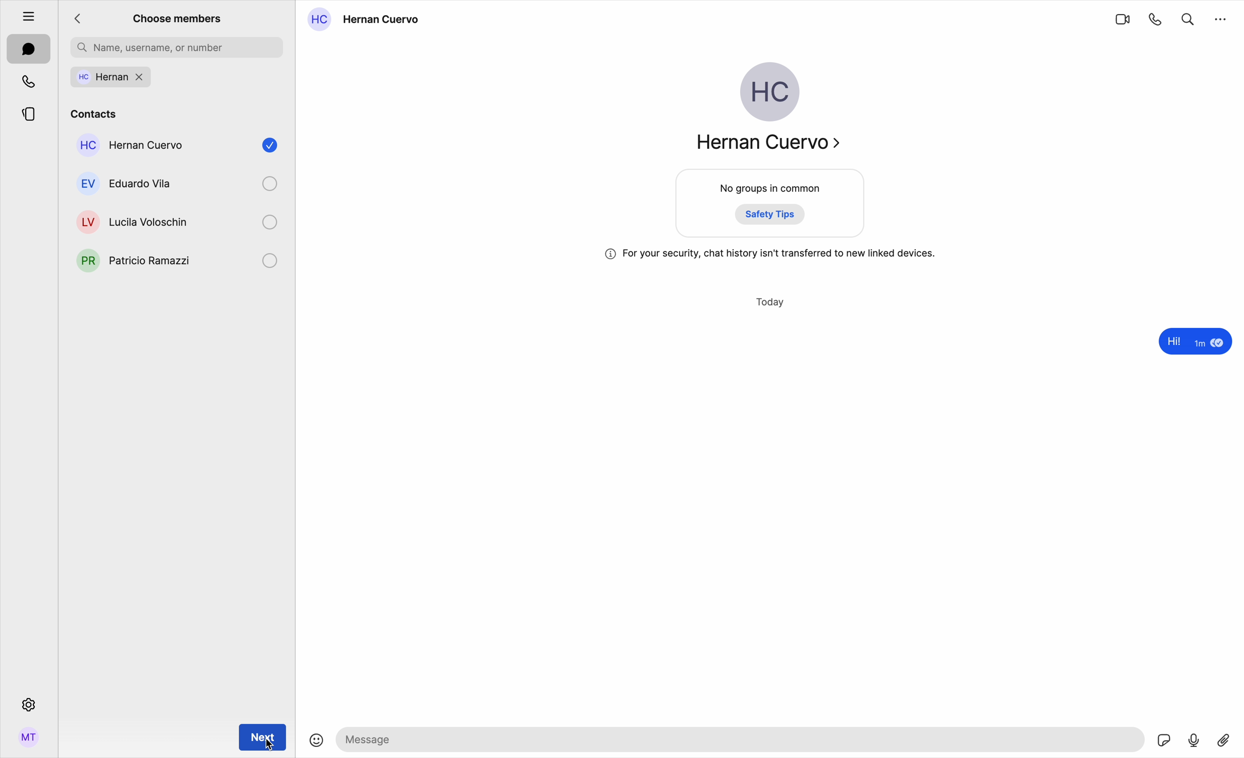  What do you see at coordinates (30, 81) in the screenshot?
I see `calls` at bounding box center [30, 81].